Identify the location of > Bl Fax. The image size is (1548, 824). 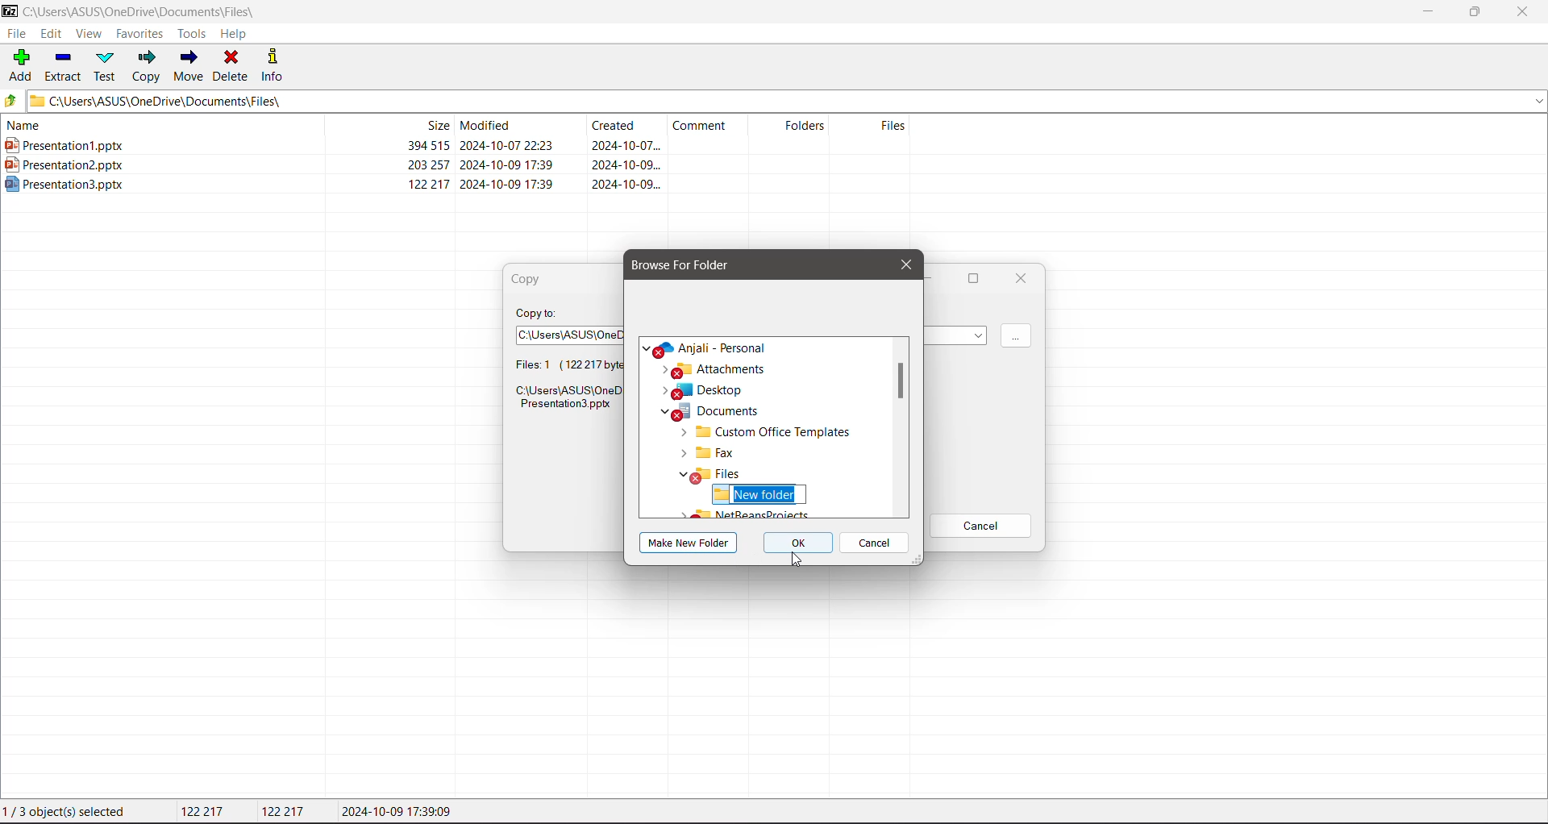
(702, 474).